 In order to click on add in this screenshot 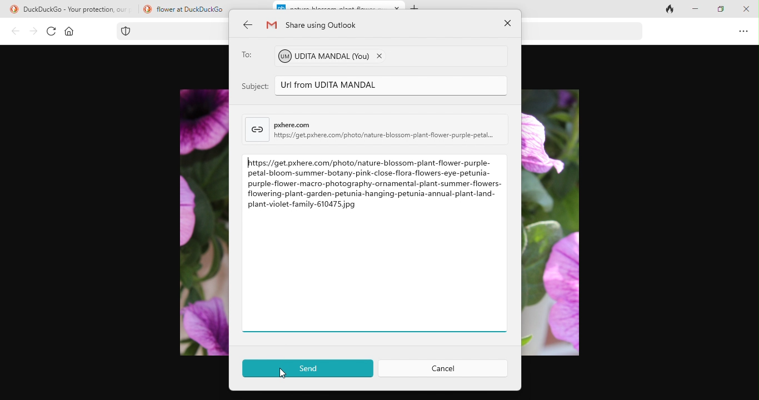, I will do `click(417, 6)`.